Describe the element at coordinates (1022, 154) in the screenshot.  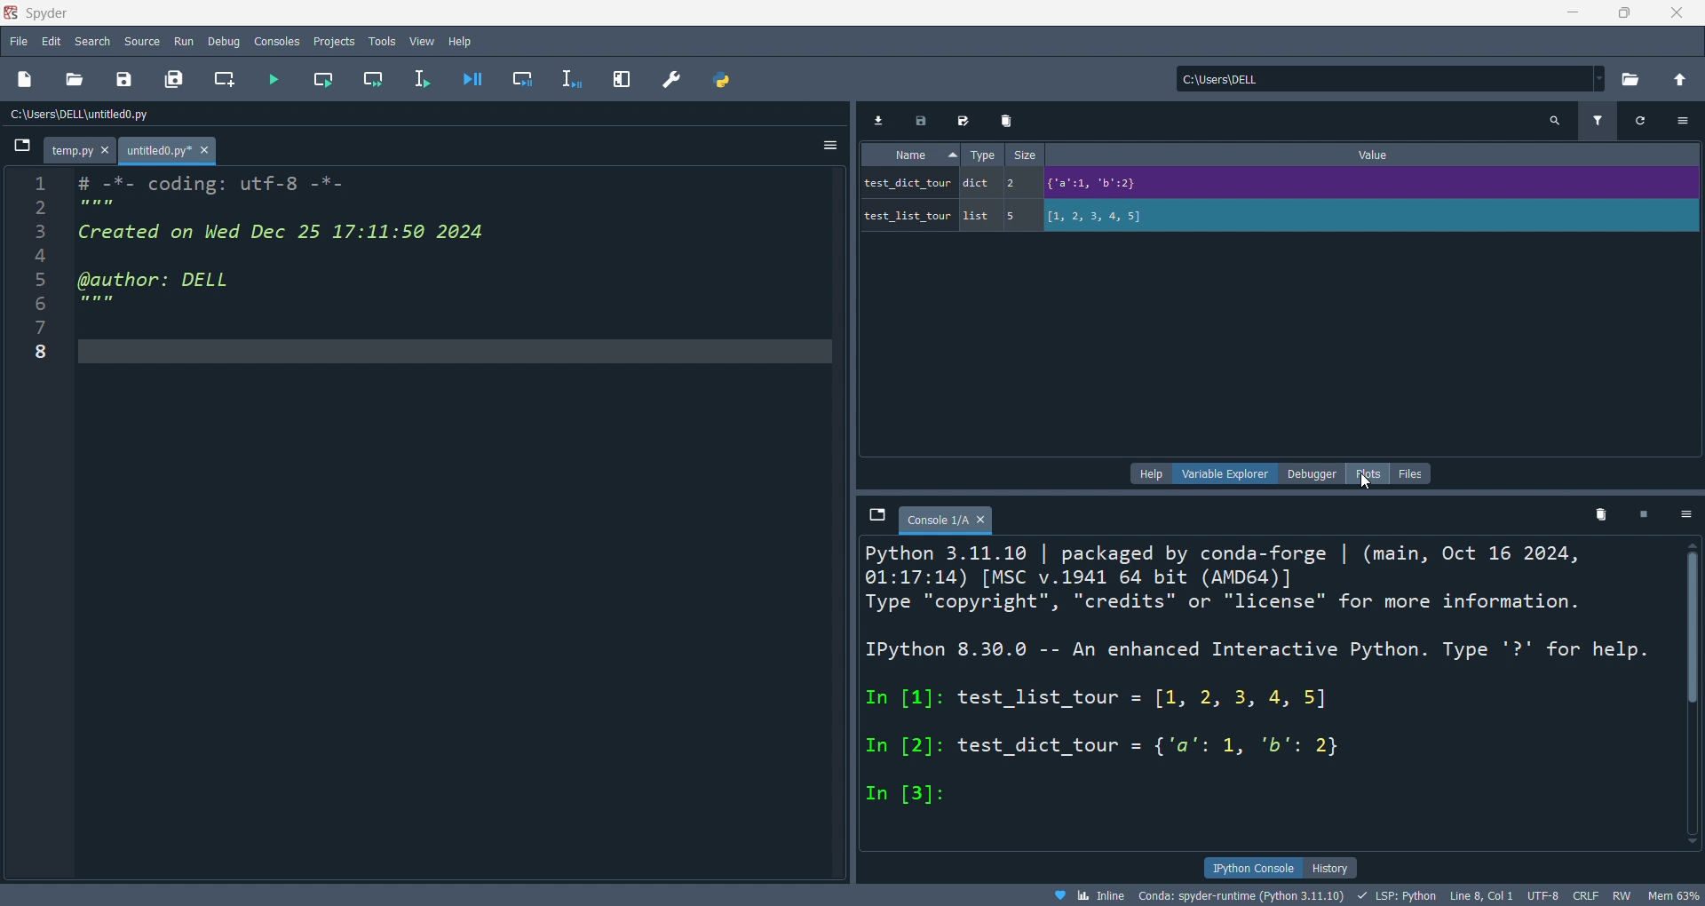
I see `size` at that location.